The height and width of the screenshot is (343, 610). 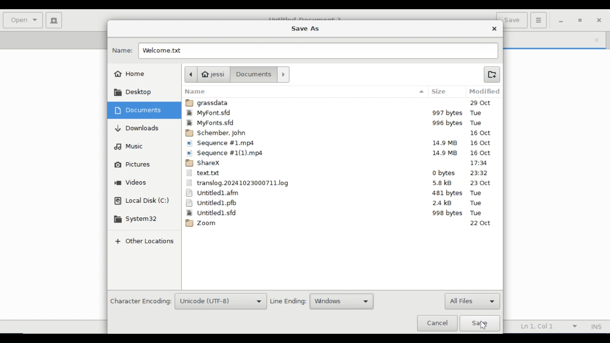 I want to click on Desktop, so click(x=131, y=93).